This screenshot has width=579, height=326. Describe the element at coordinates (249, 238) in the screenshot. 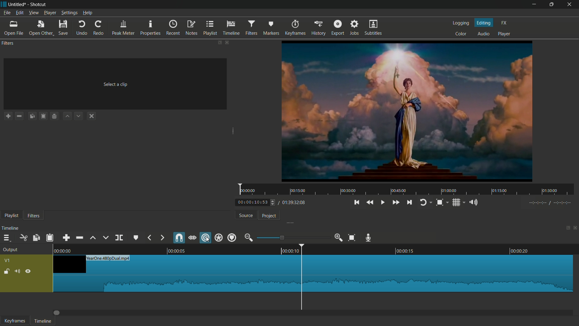

I see `zoom out` at that location.